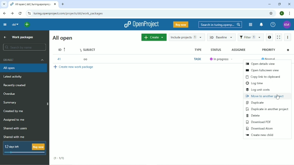  What do you see at coordinates (260, 135) in the screenshot?
I see `Create new child` at bounding box center [260, 135].